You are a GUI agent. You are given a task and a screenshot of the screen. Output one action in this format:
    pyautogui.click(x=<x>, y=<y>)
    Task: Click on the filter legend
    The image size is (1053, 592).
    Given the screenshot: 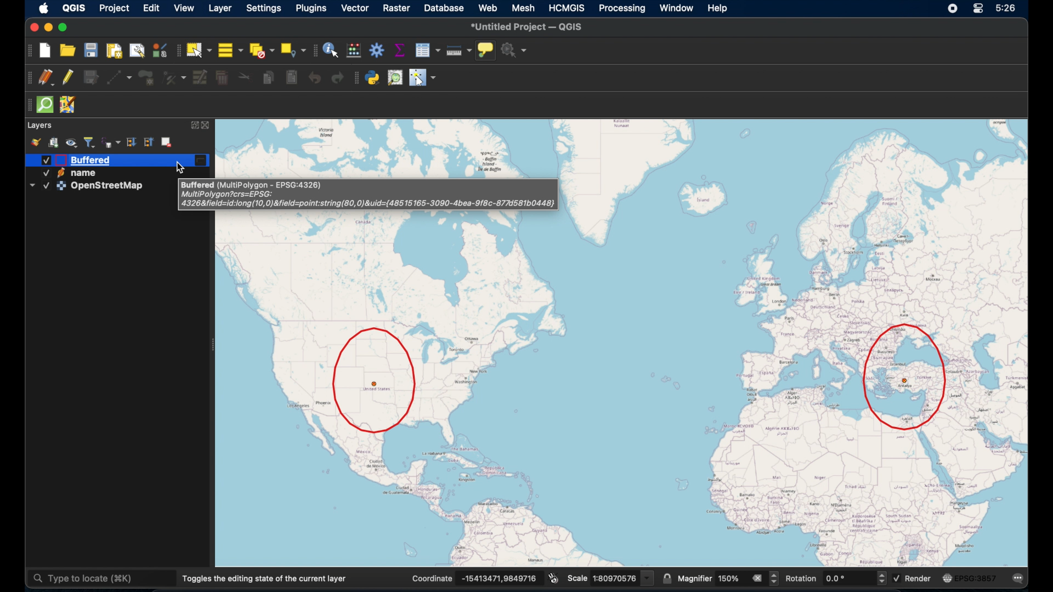 What is the action you would take?
    pyautogui.click(x=89, y=142)
    